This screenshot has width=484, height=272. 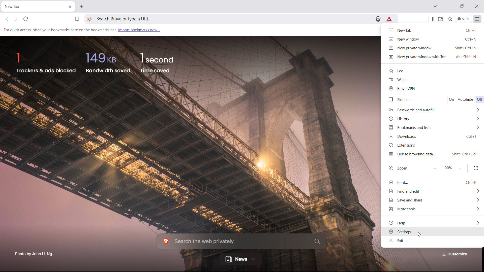 What do you see at coordinates (434, 154) in the screenshot?
I see `delete browsing data` at bounding box center [434, 154].